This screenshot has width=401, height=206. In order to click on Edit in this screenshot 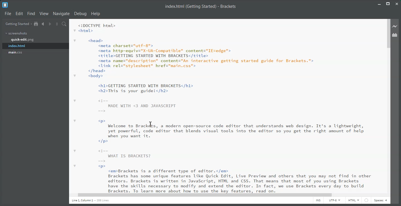, I will do `click(19, 14)`.